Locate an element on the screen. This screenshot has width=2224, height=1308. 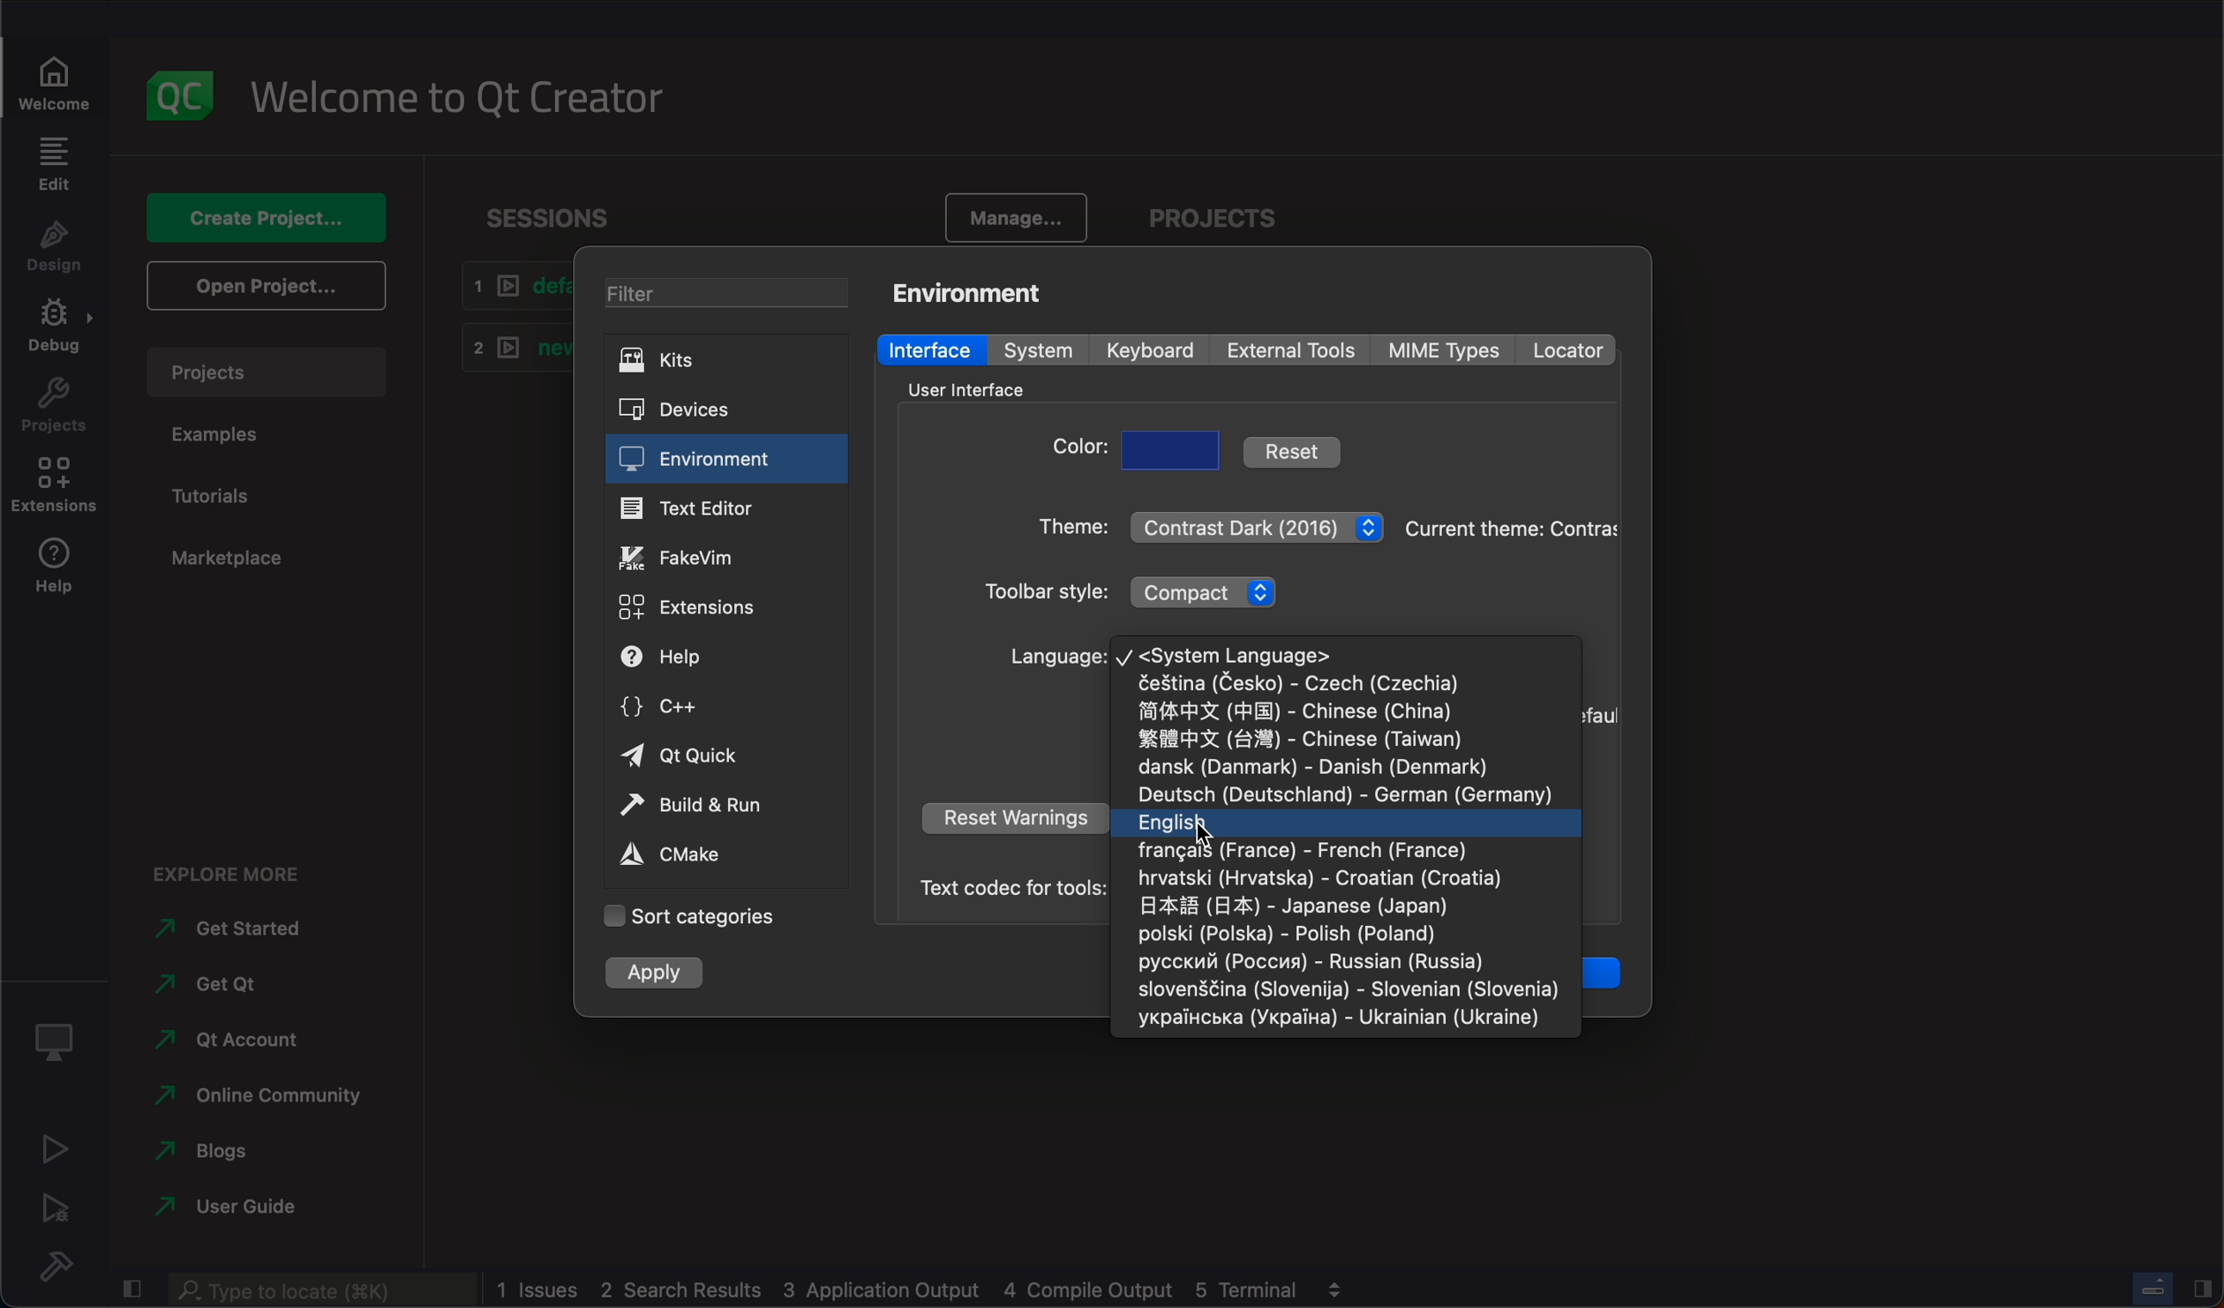
style is located at coordinates (1048, 591).